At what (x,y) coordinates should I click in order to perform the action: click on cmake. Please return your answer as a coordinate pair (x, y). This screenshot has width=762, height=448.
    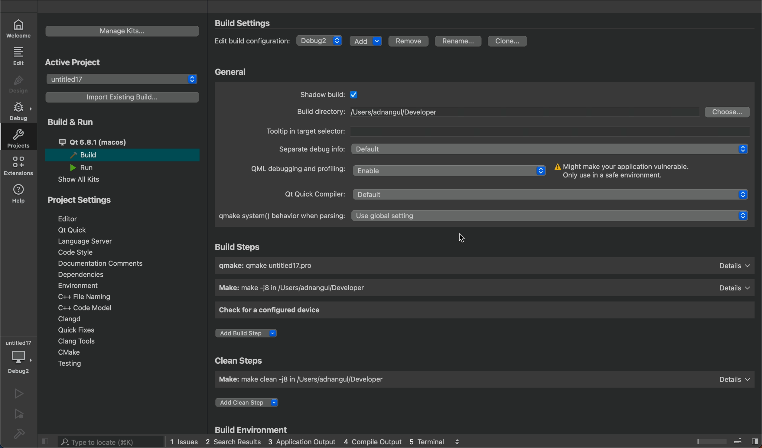
    Looking at the image, I should click on (79, 353).